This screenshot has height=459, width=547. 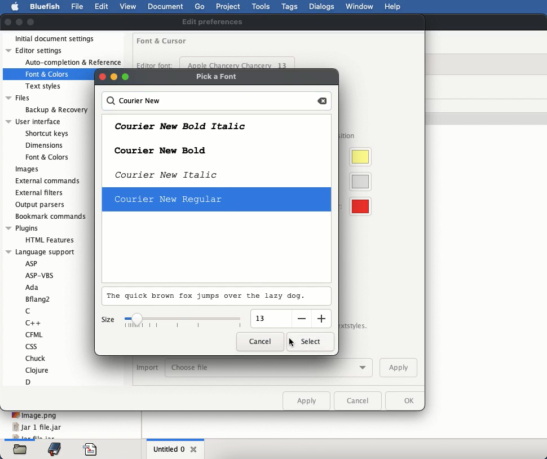 What do you see at coordinates (29, 170) in the screenshot?
I see `images` at bounding box center [29, 170].